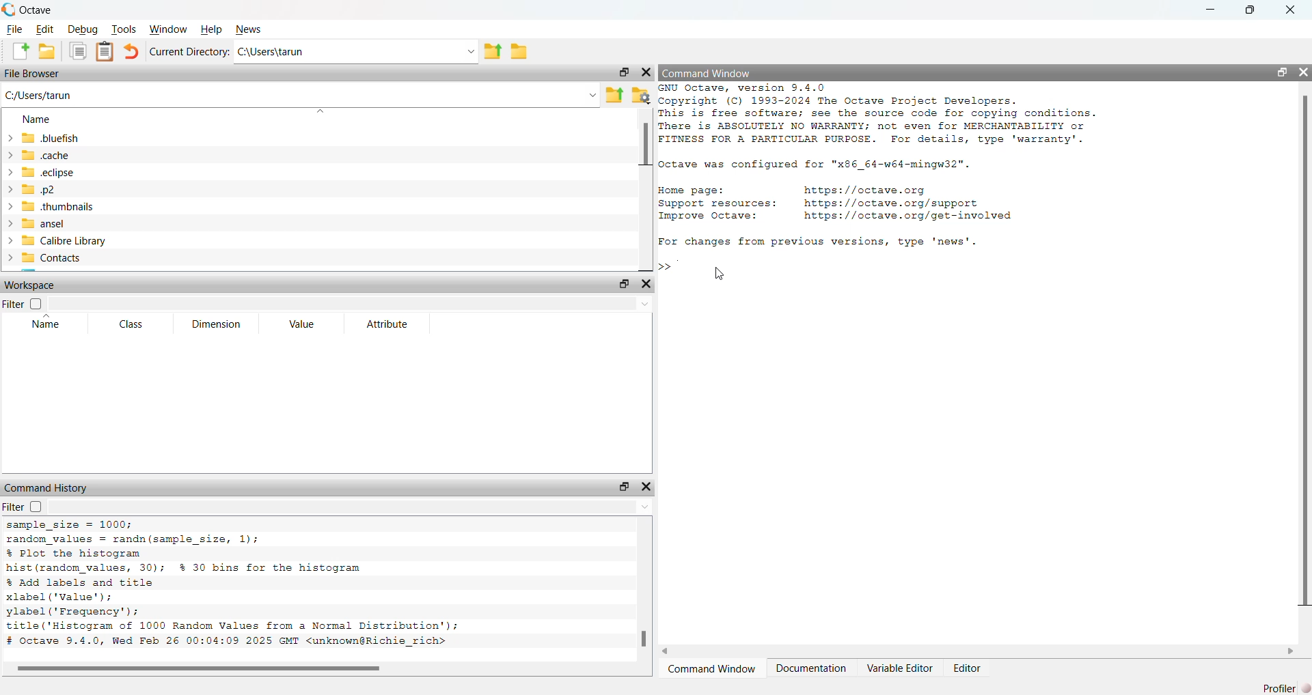 The width and height of the screenshot is (1312, 695). I want to click on maximize, so click(625, 283).